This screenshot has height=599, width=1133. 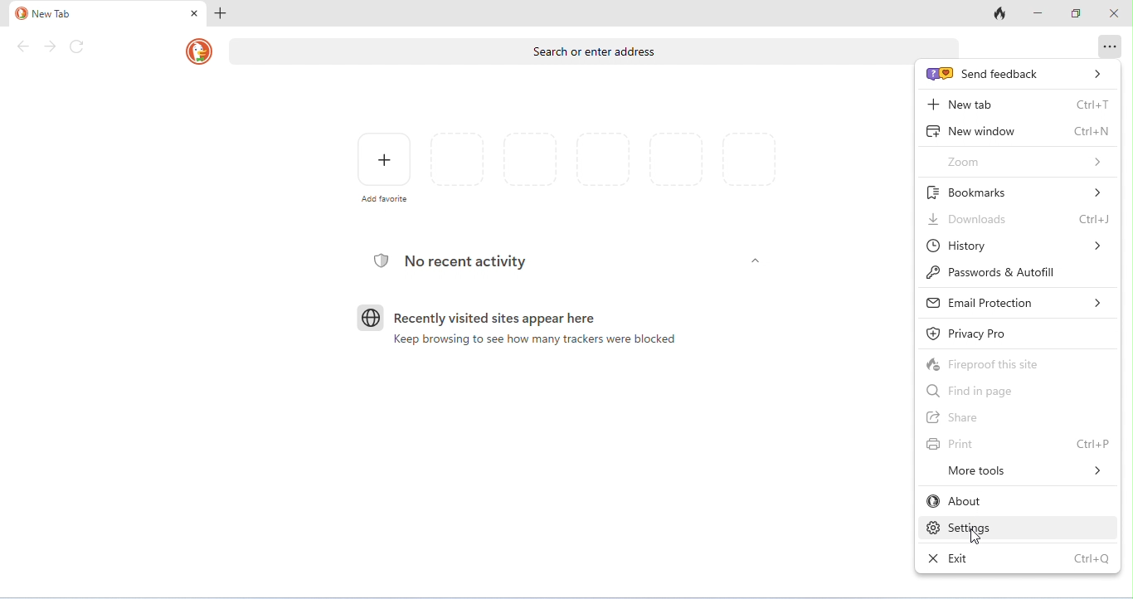 I want to click on print, so click(x=1019, y=444).